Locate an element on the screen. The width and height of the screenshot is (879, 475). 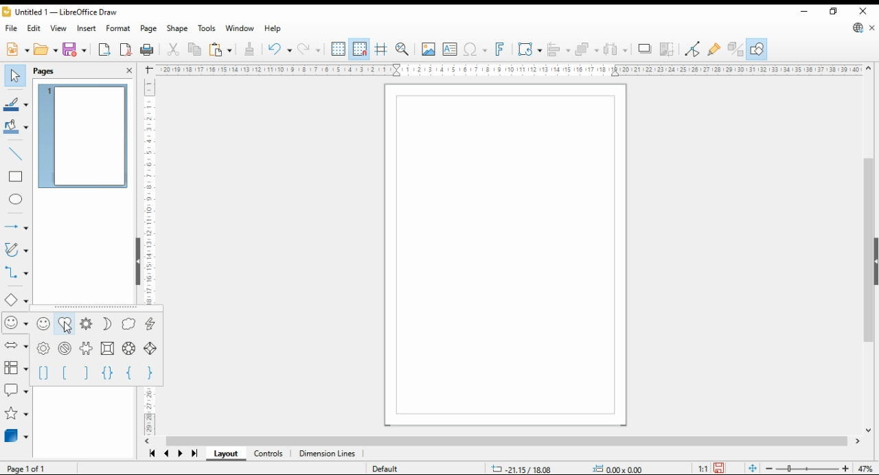
dimension lines is located at coordinates (328, 454).